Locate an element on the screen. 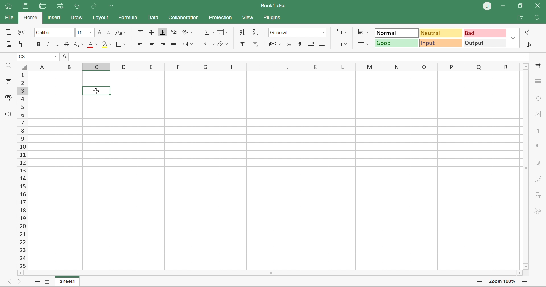 Image resolution: width=546 pixels, height=287 pixels. Scroll Bar is located at coordinates (269, 273).